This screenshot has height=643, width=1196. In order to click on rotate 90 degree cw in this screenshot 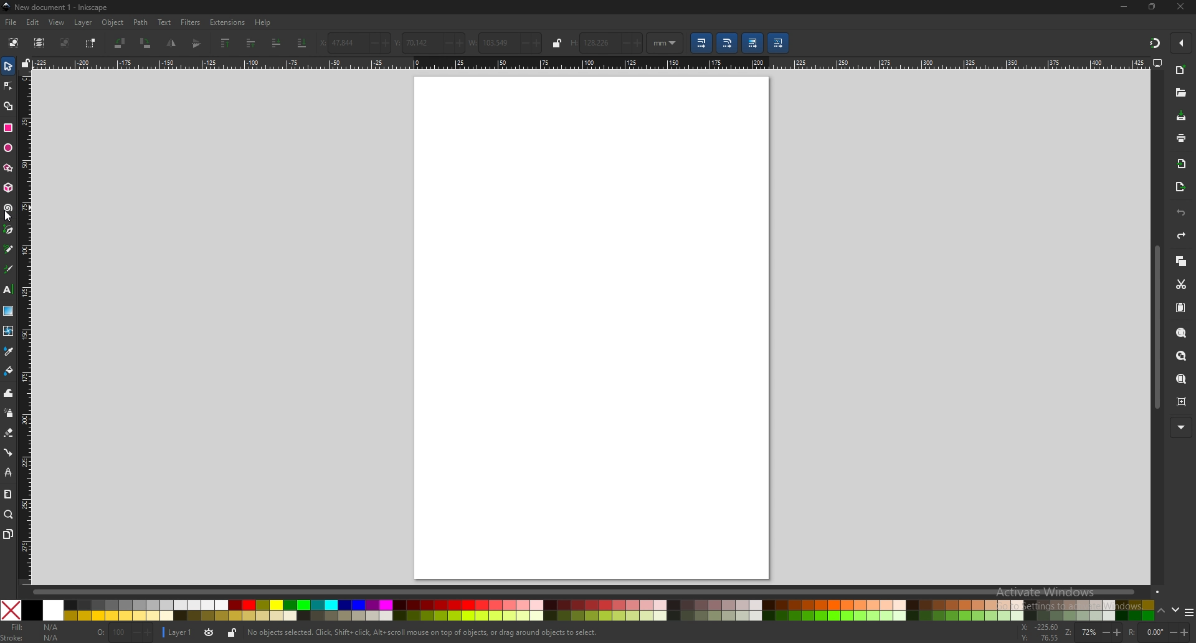, I will do `click(146, 44)`.